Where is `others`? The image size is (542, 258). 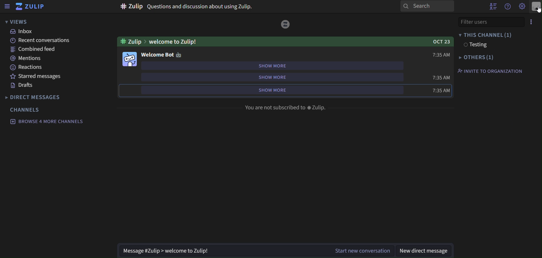
others is located at coordinates (477, 58).